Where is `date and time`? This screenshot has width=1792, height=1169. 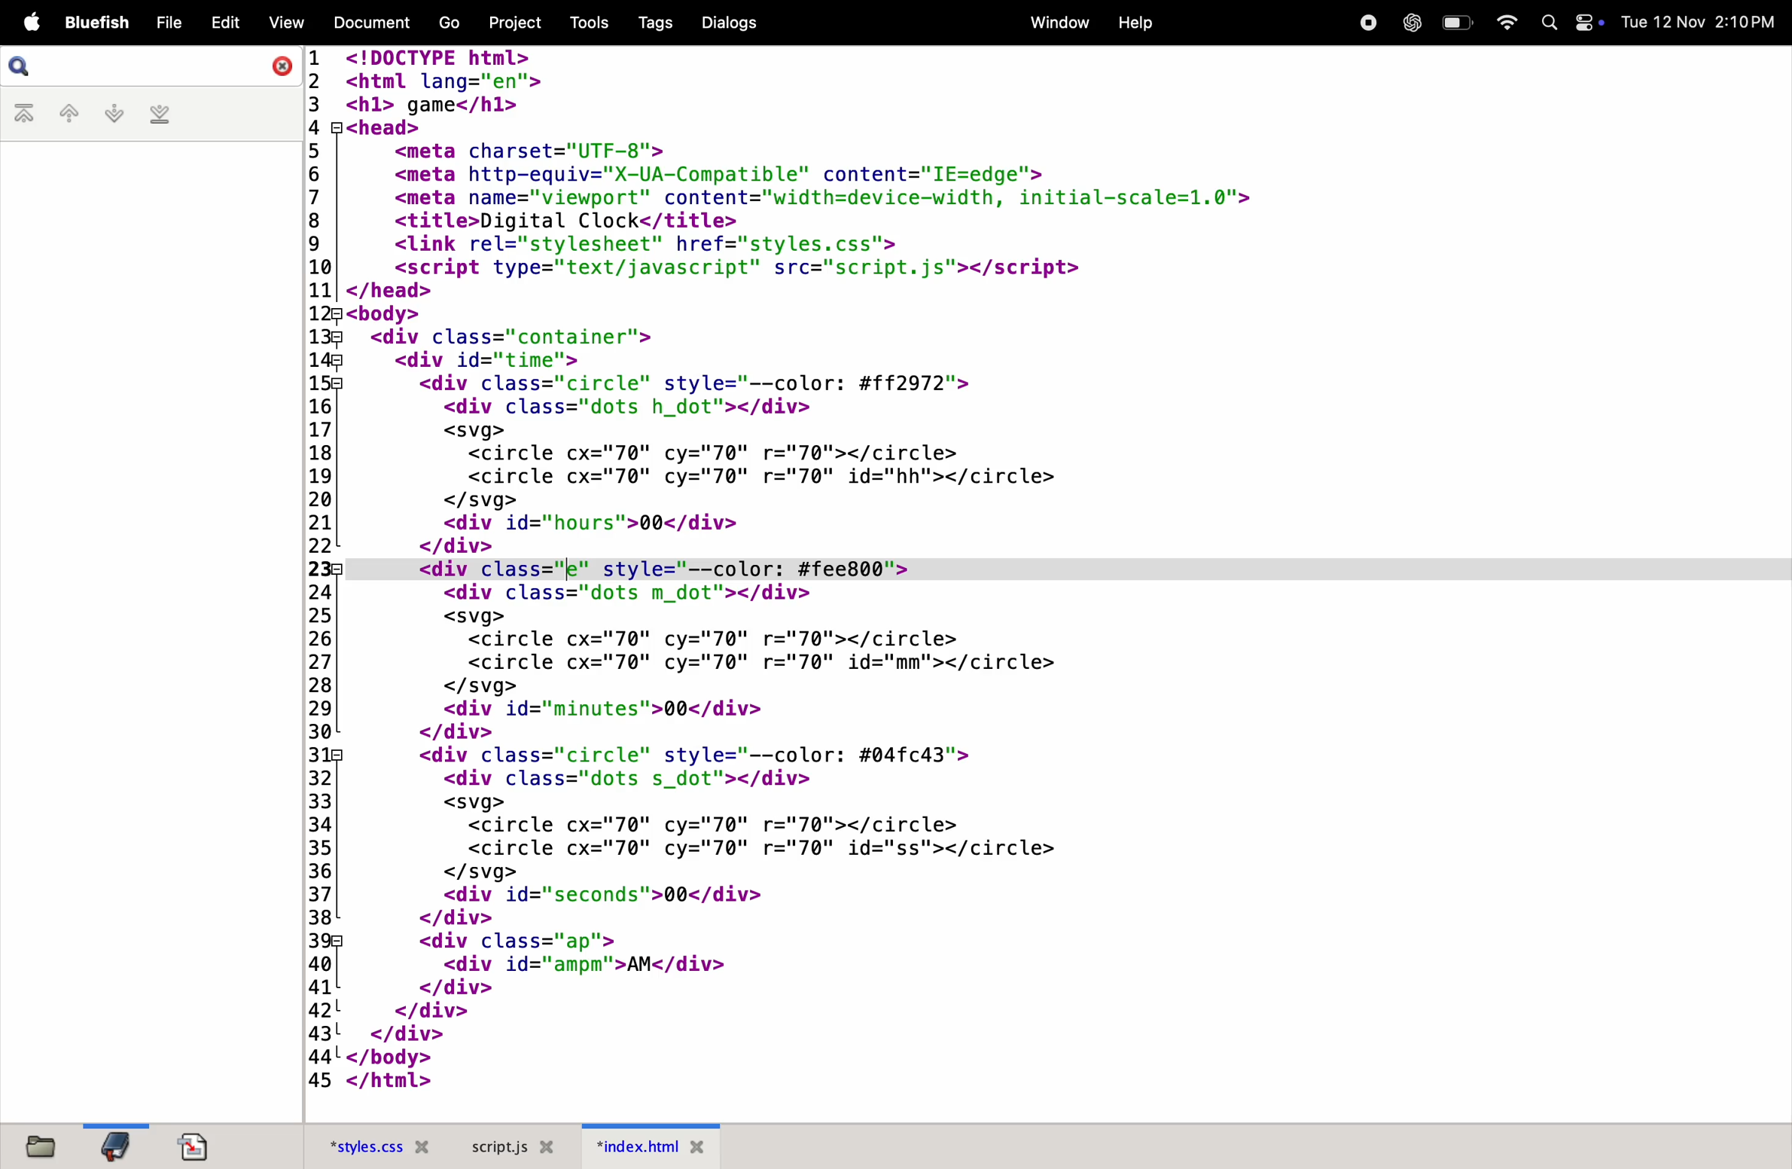 date and time is located at coordinates (1697, 23).